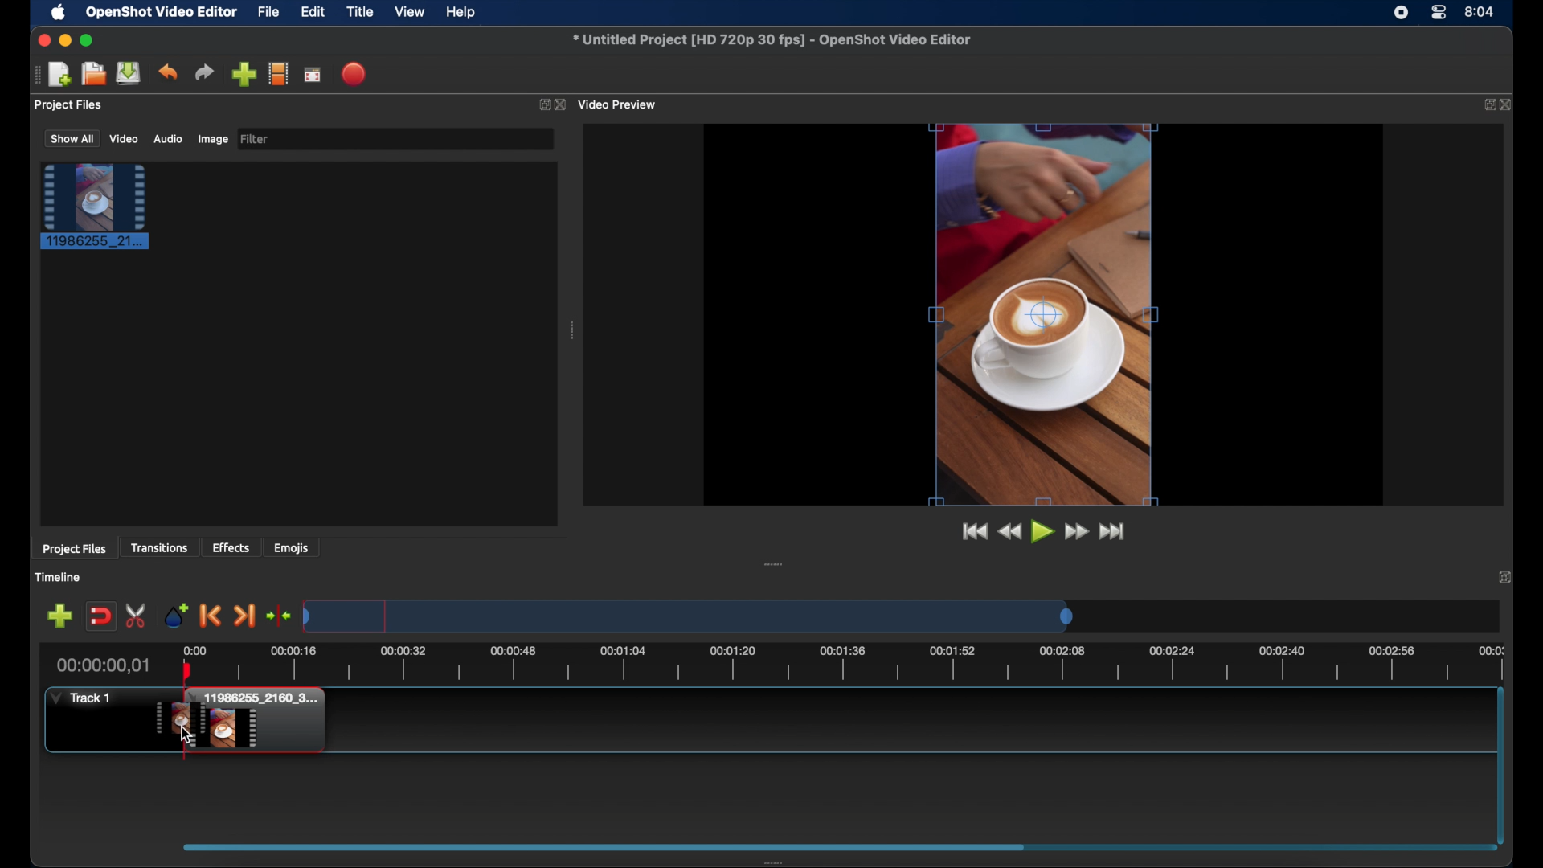 The width and height of the screenshot is (1543, 868). Describe the element at coordinates (125, 139) in the screenshot. I see `video` at that location.